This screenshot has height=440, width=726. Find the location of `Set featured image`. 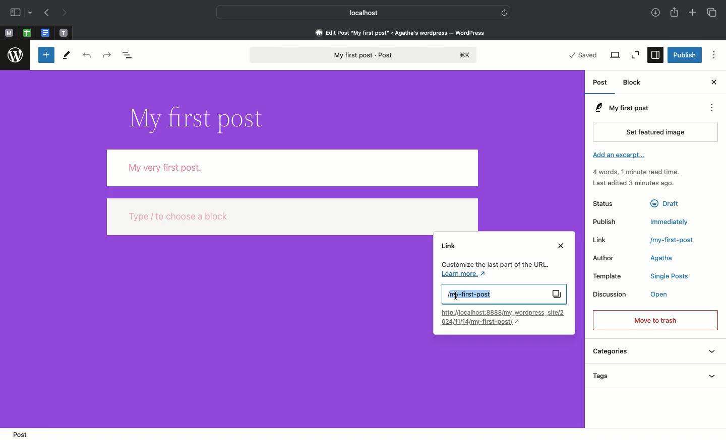

Set featured image is located at coordinates (655, 131).